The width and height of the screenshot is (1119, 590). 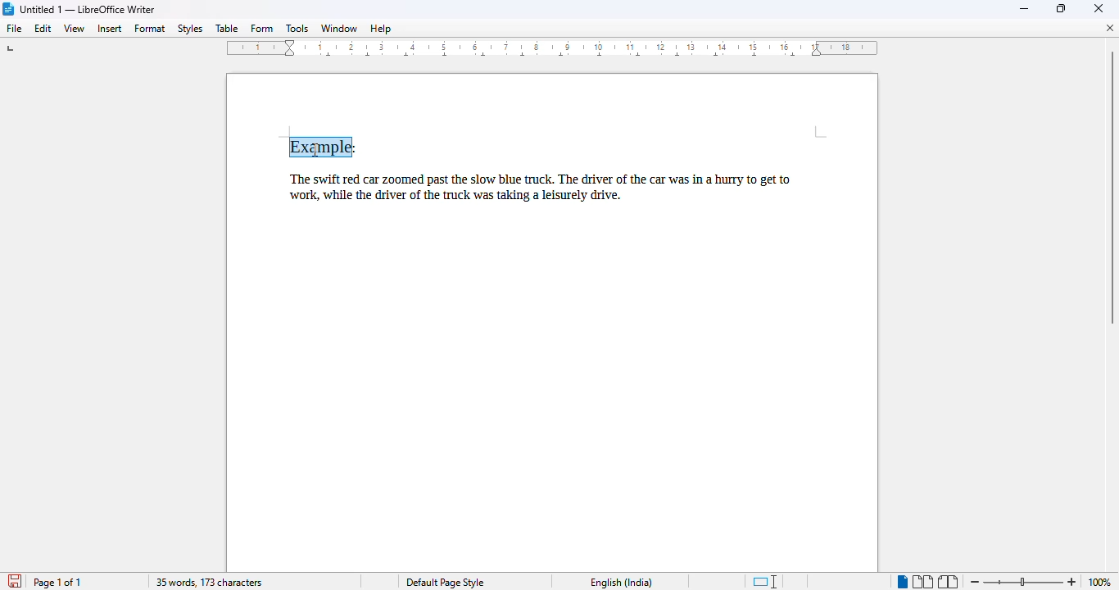 What do you see at coordinates (315, 151) in the screenshot?
I see `cursor` at bounding box center [315, 151].